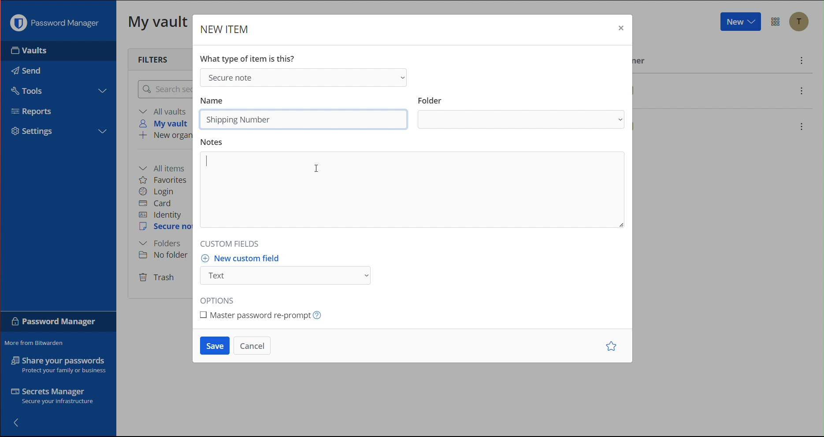  Describe the element at coordinates (38, 343) in the screenshot. I see `More from Bitwarden` at that location.